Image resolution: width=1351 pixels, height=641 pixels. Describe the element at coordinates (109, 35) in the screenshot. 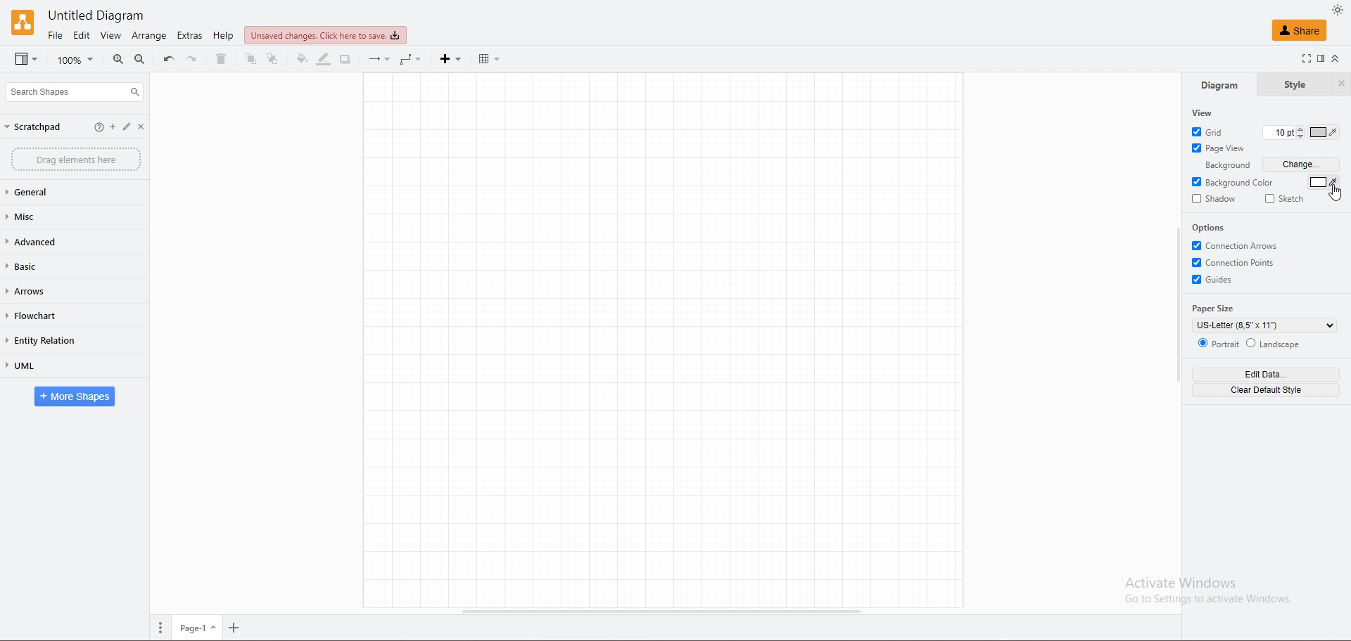

I see `view` at that location.